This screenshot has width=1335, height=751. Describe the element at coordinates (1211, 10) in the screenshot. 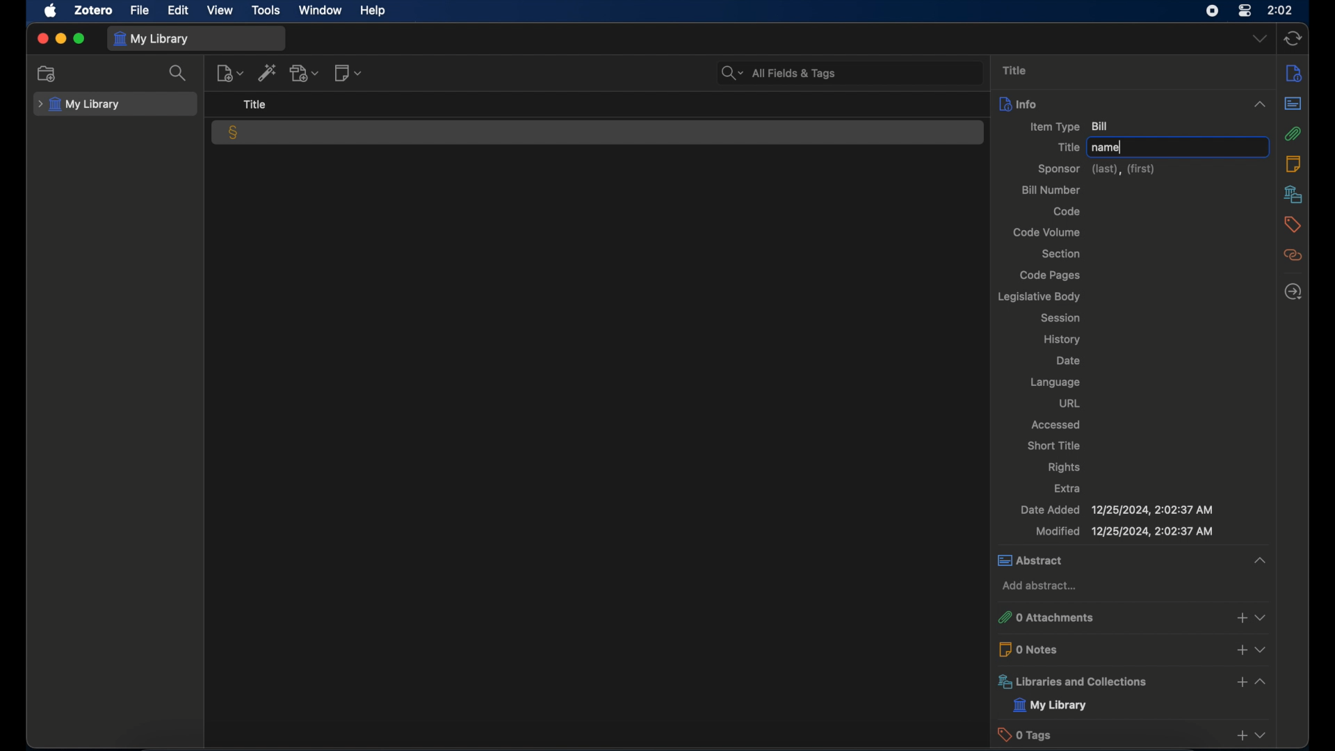

I see `screen recorder` at that location.